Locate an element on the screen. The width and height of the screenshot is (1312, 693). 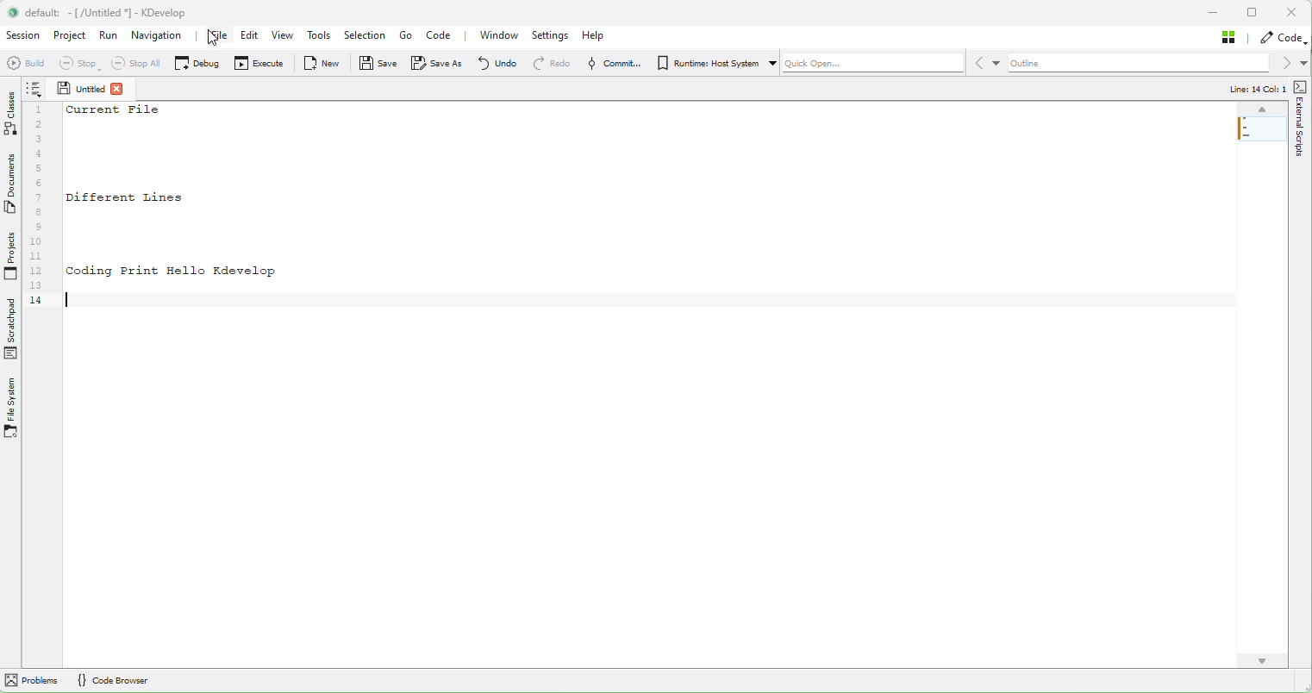
line: 14 Col: 1 is located at coordinates (1255, 88).